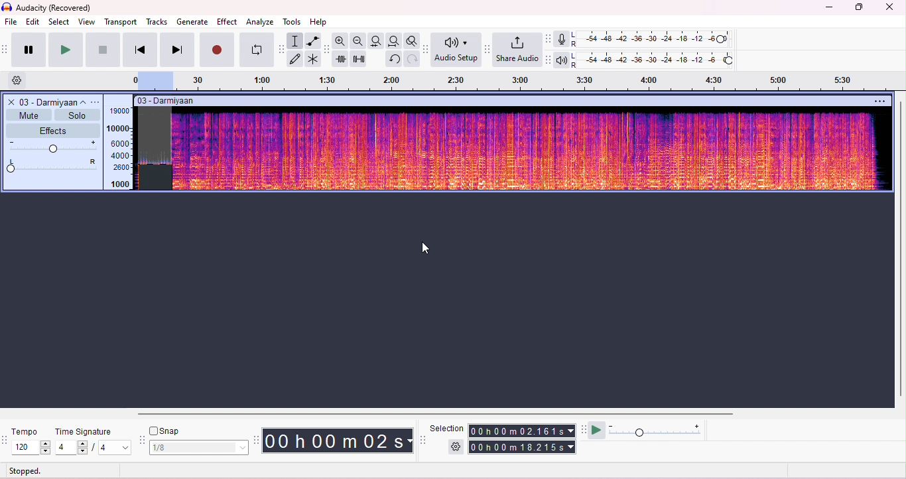 The image size is (906, 479). What do you see at coordinates (52, 102) in the screenshot?
I see `track` at bounding box center [52, 102].